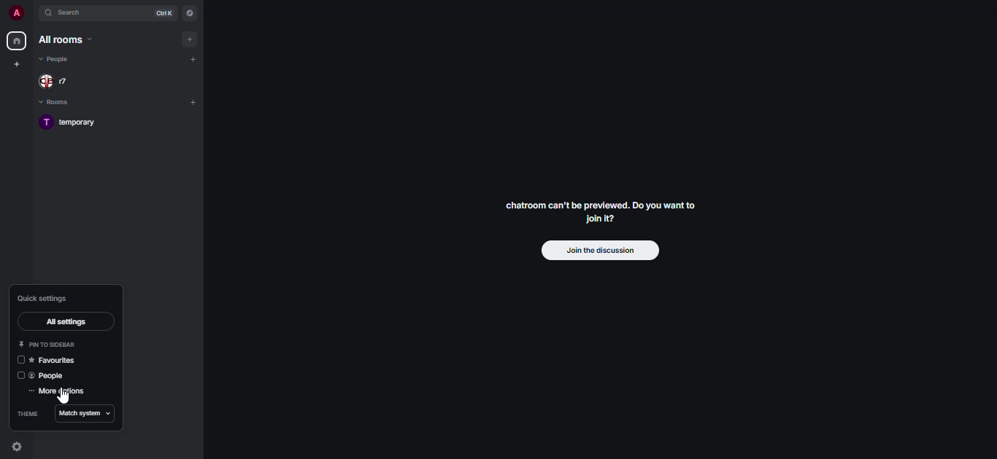 This screenshot has height=459, width=997. What do you see at coordinates (194, 59) in the screenshot?
I see `add` at bounding box center [194, 59].